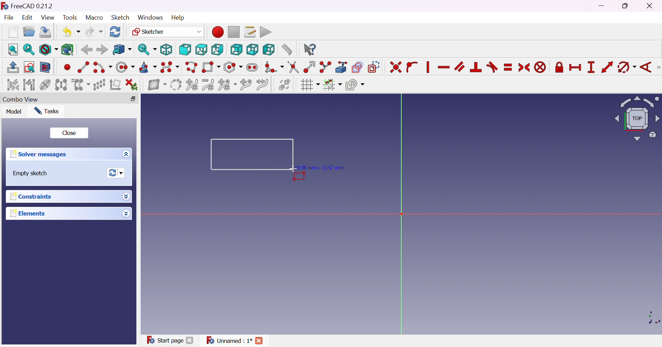 The width and height of the screenshot is (662, 347). Describe the element at coordinates (192, 67) in the screenshot. I see `Create polyline` at that location.